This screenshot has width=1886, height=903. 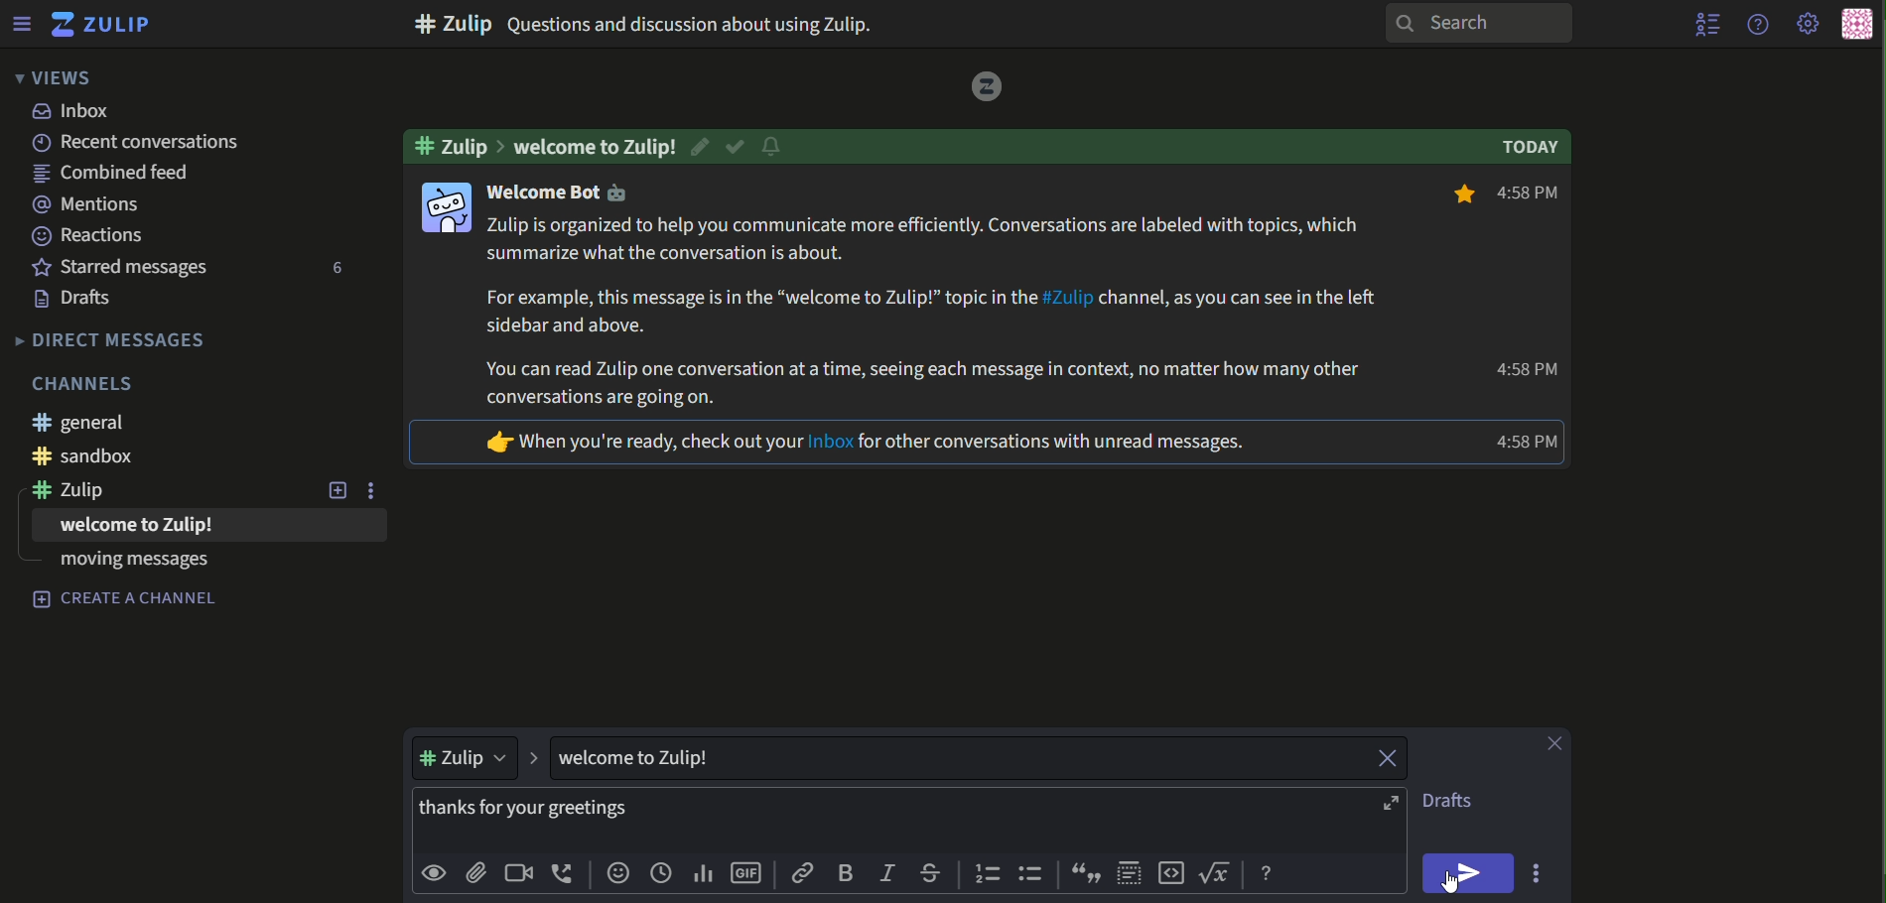 What do you see at coordinates (703, 874) in the screenshot?
I see `add poll` at bounding box center [703, 874].